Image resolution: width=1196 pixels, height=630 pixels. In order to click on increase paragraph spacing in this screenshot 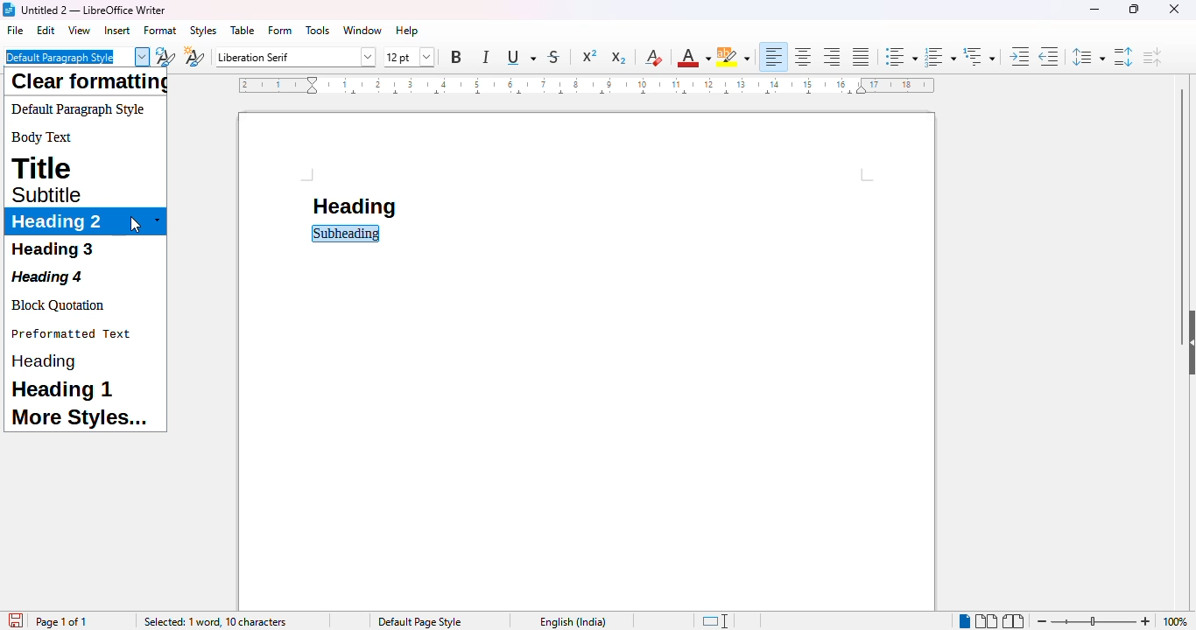, I will do `click(1123, 57)`.